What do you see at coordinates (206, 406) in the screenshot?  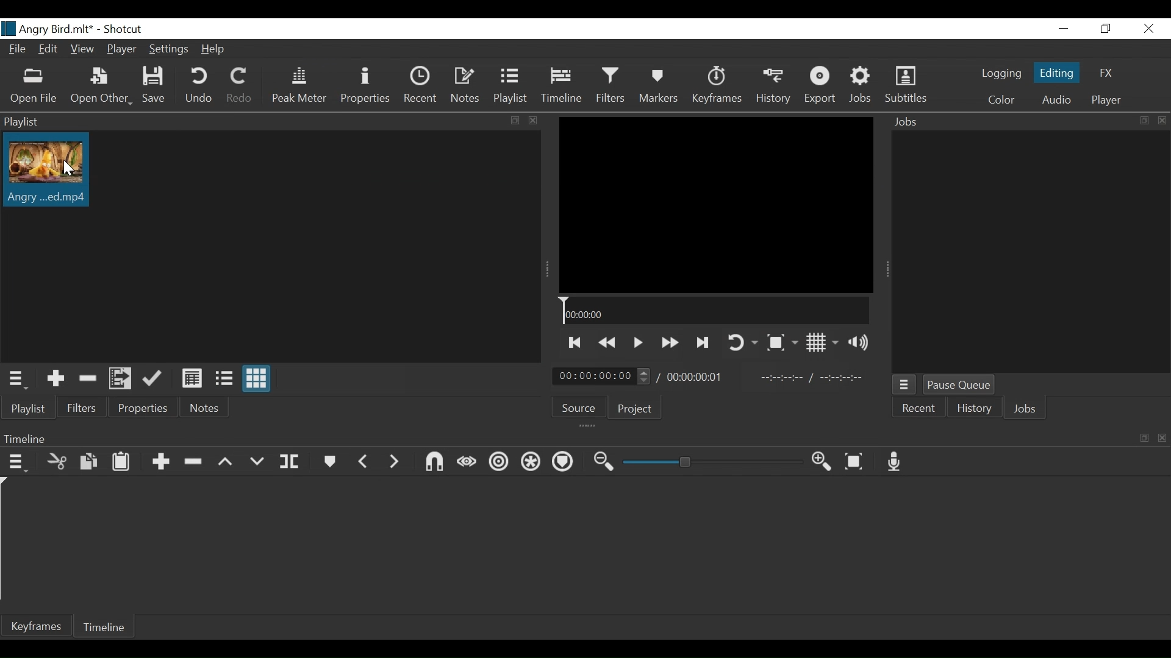 I see `Notes` at bounding box center [206, 406].